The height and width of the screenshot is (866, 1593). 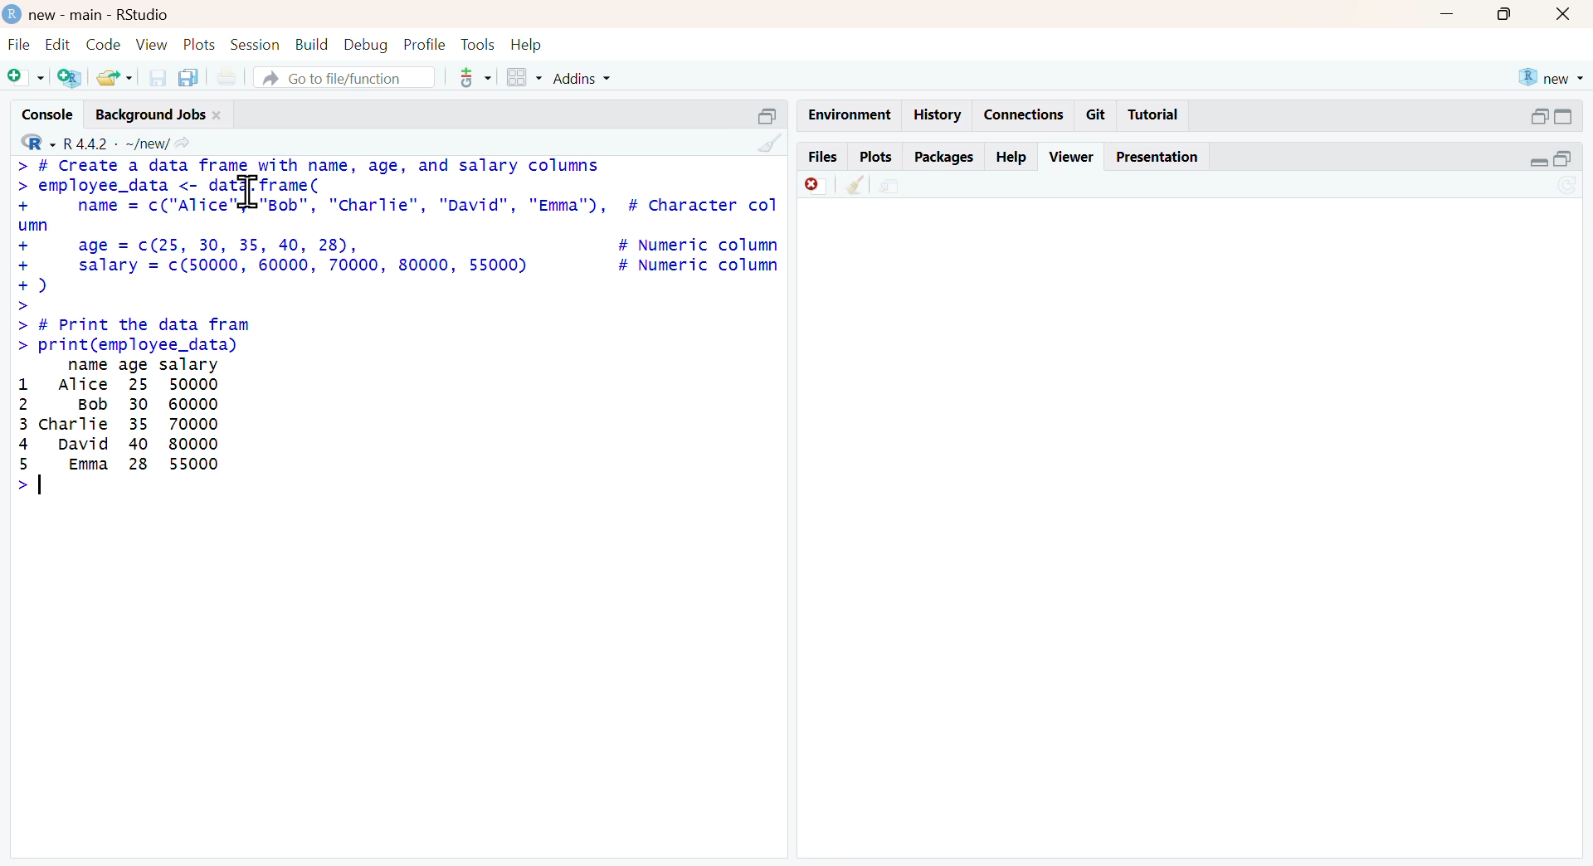 I want to click on open existing file, so click(x=111, y=77).